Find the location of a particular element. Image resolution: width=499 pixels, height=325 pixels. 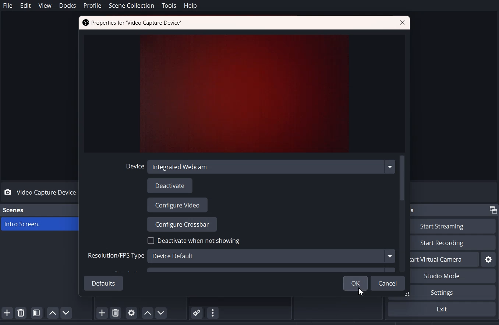

Open source Properties is located at coordinates (131, 313).